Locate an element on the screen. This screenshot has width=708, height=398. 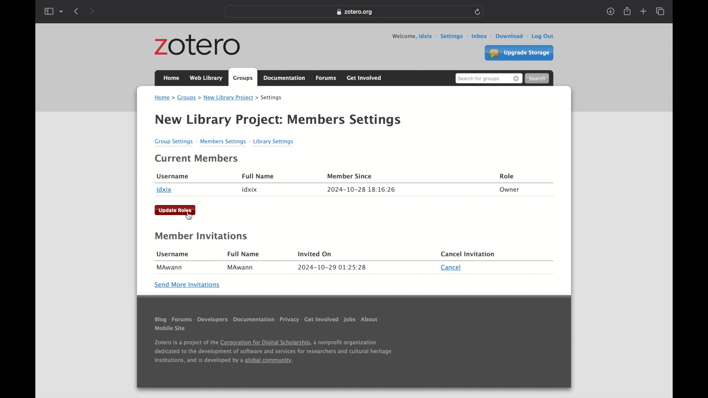
welcome is located at coordinates (403, 36).